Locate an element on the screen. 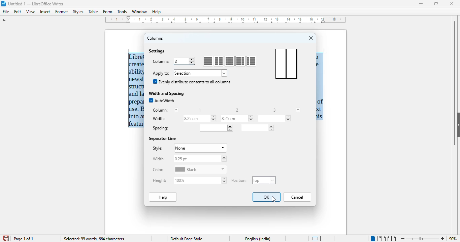 This screenshot has height=242, width=460. insert is located at coordinates (45, 12).